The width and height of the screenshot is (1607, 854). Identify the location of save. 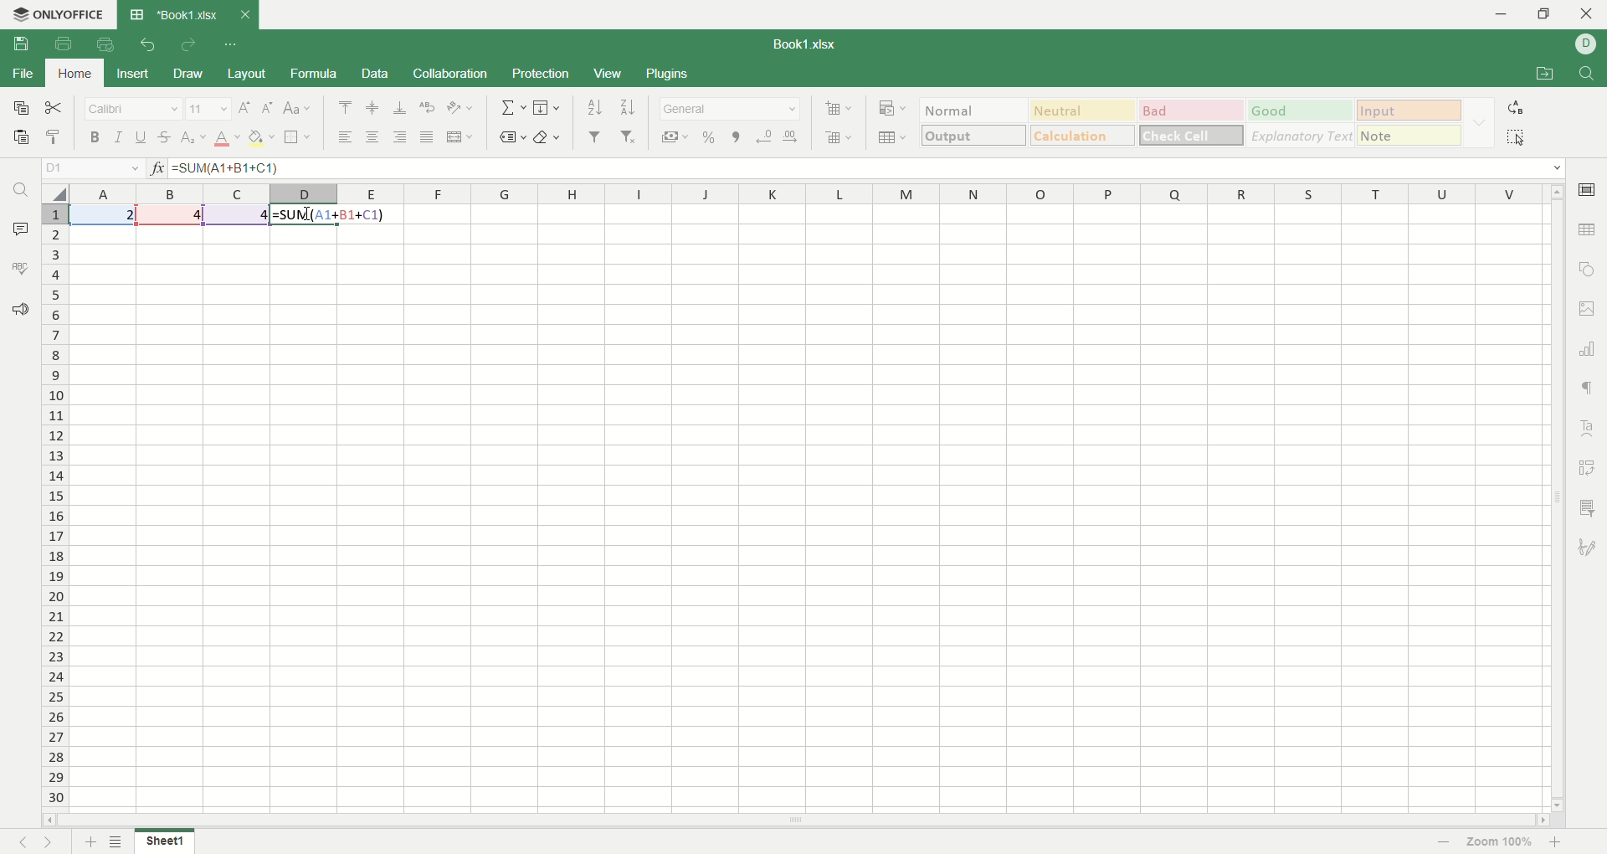
(23, 44).